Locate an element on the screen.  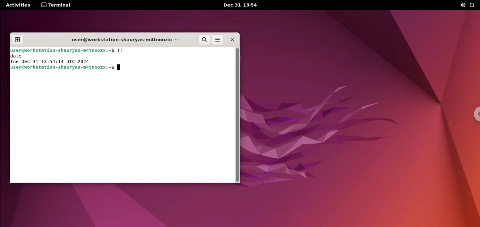
scrollbar is located at coordinates (238, 115).